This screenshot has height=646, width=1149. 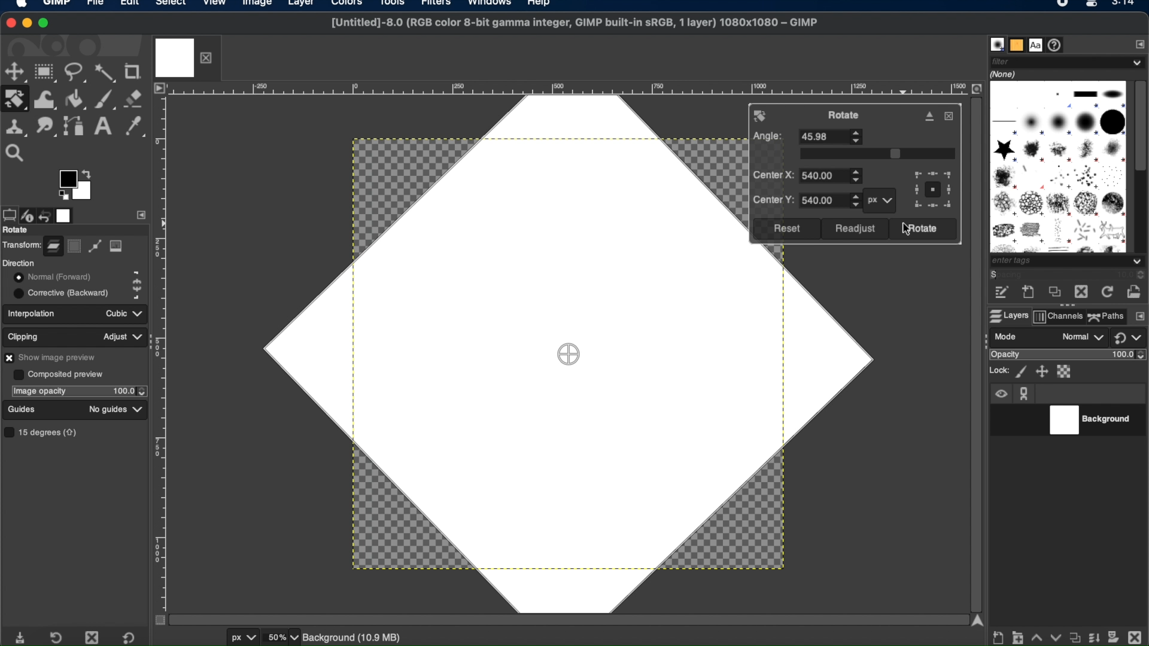 I want to click on clone tool, so click(x=16, y=126).